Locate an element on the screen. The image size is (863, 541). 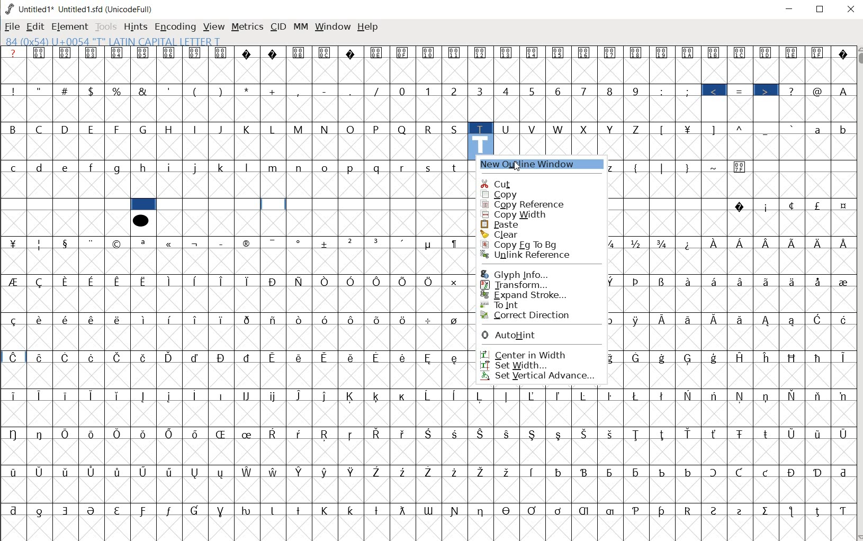
Symbol is located at coordinates (638, 434).